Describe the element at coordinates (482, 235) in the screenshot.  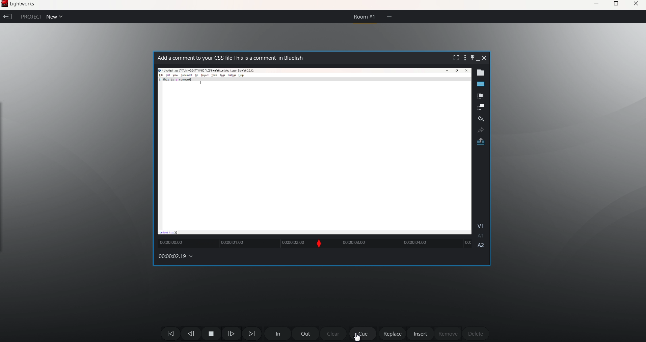
I see `A1` at that location.